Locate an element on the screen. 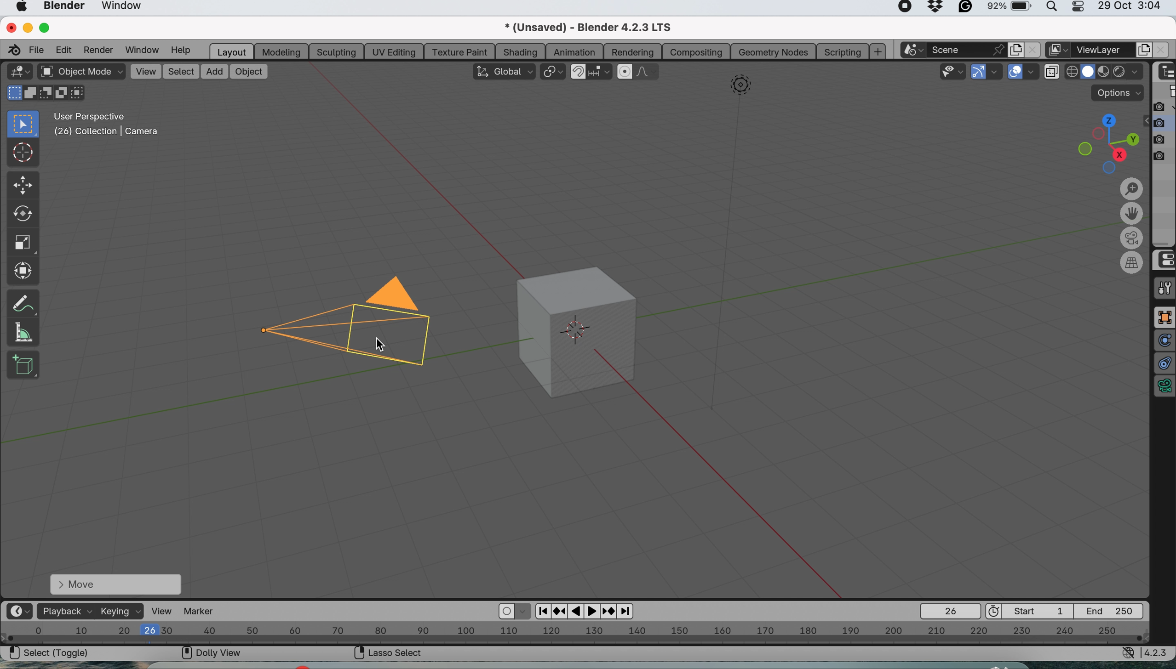 This screenshot has height=669, width=1176. playback is located at coordinates (65, 611).